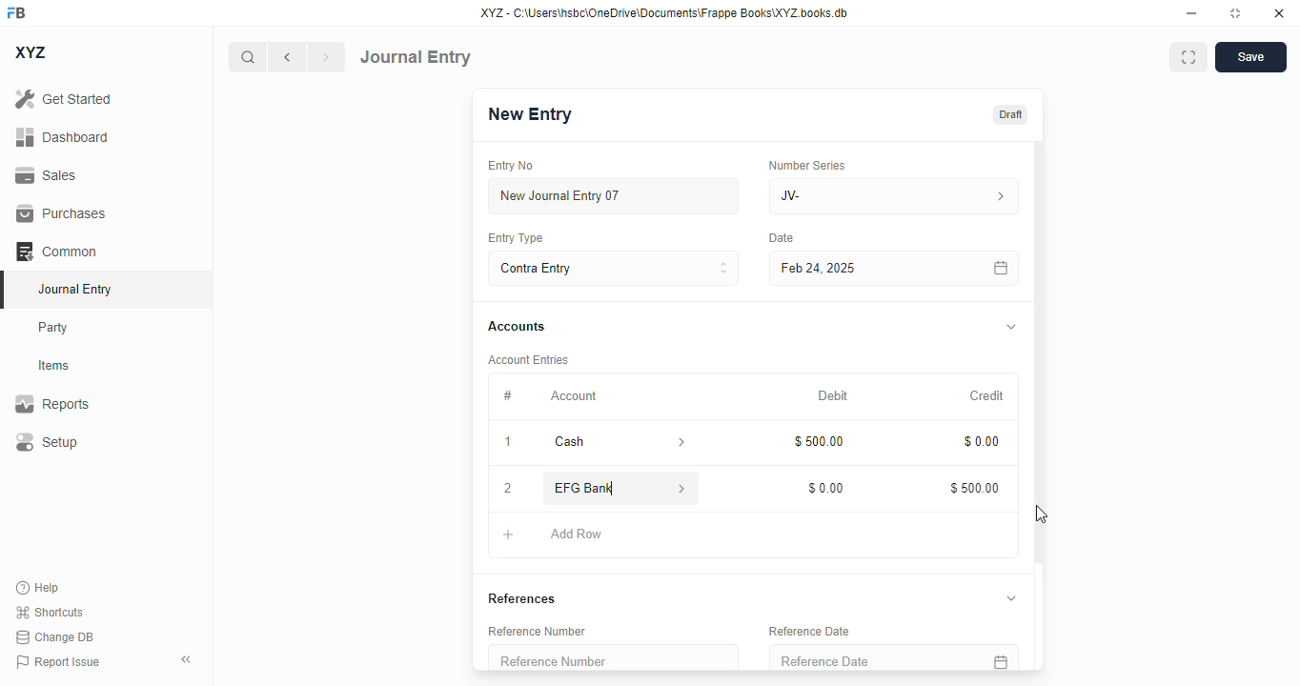 The width and height of the screenshot is (1300, 686). I want to click on references, so click(522, 598).